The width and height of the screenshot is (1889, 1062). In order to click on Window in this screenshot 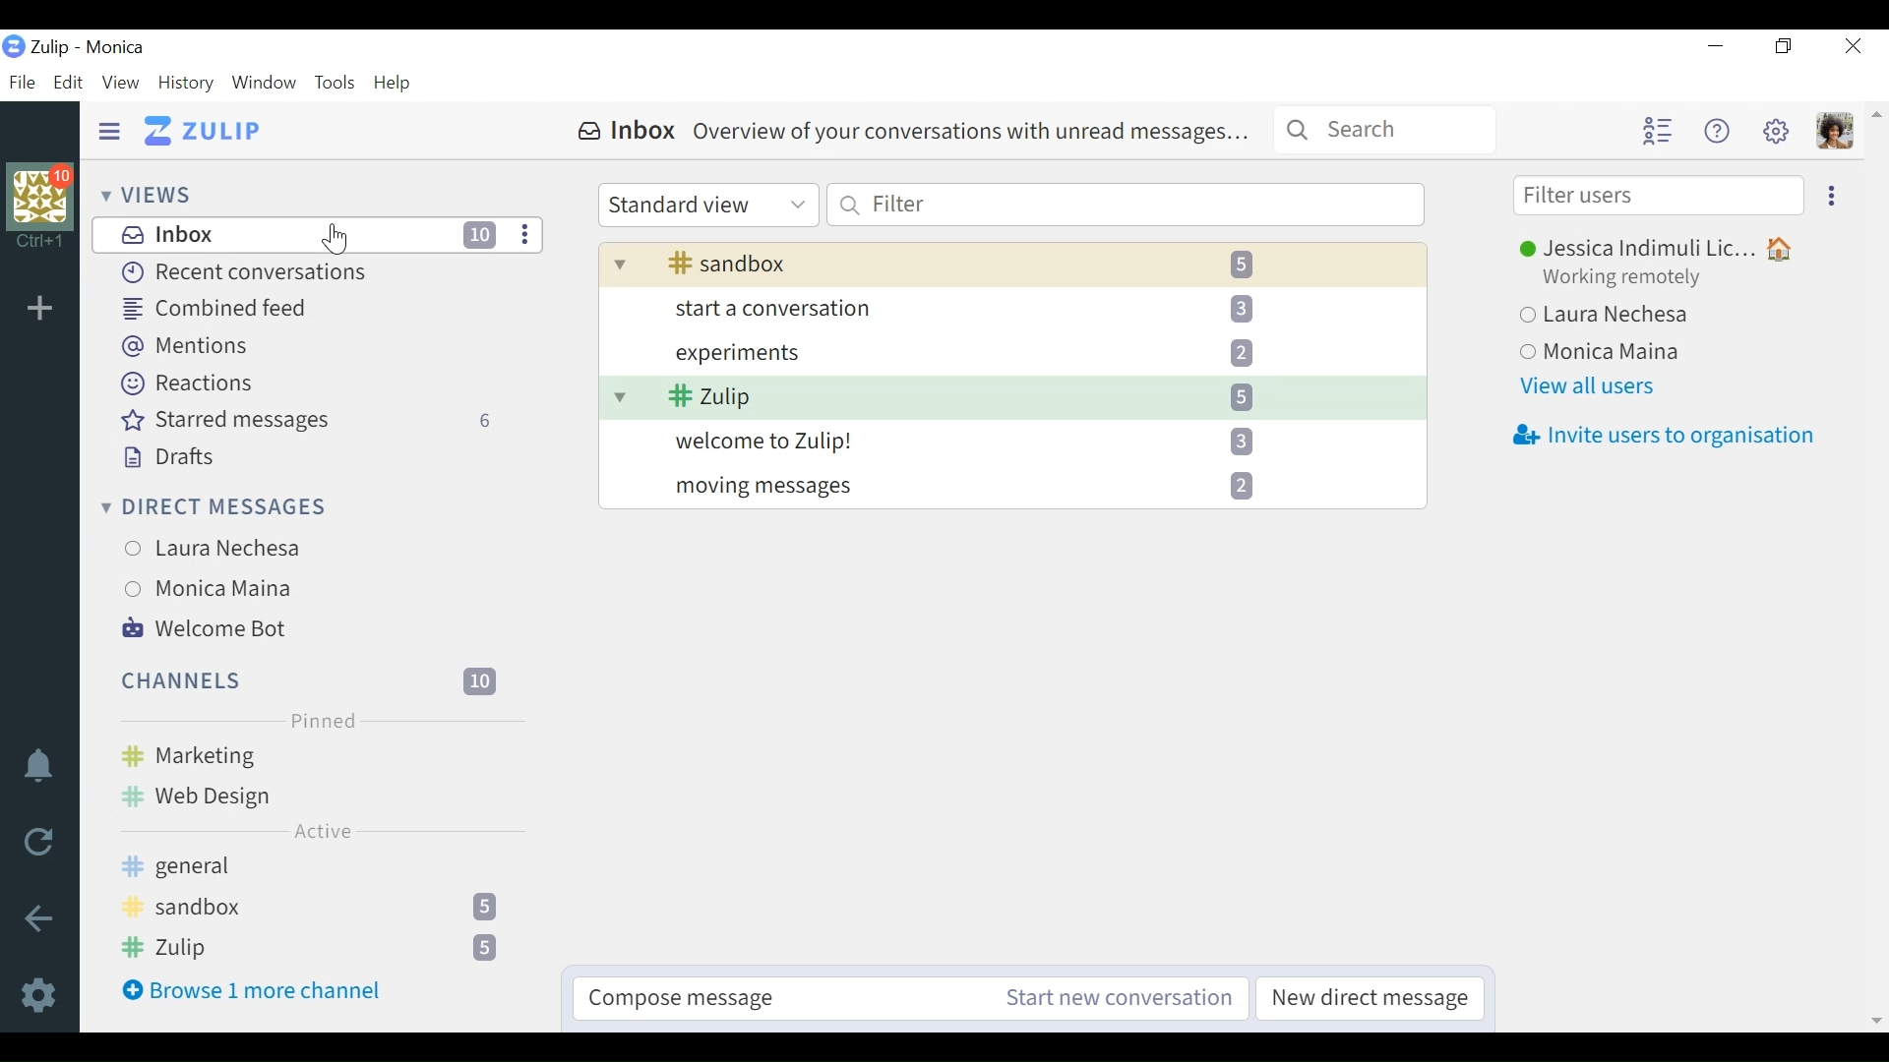, I will do `click(264, 84)`.